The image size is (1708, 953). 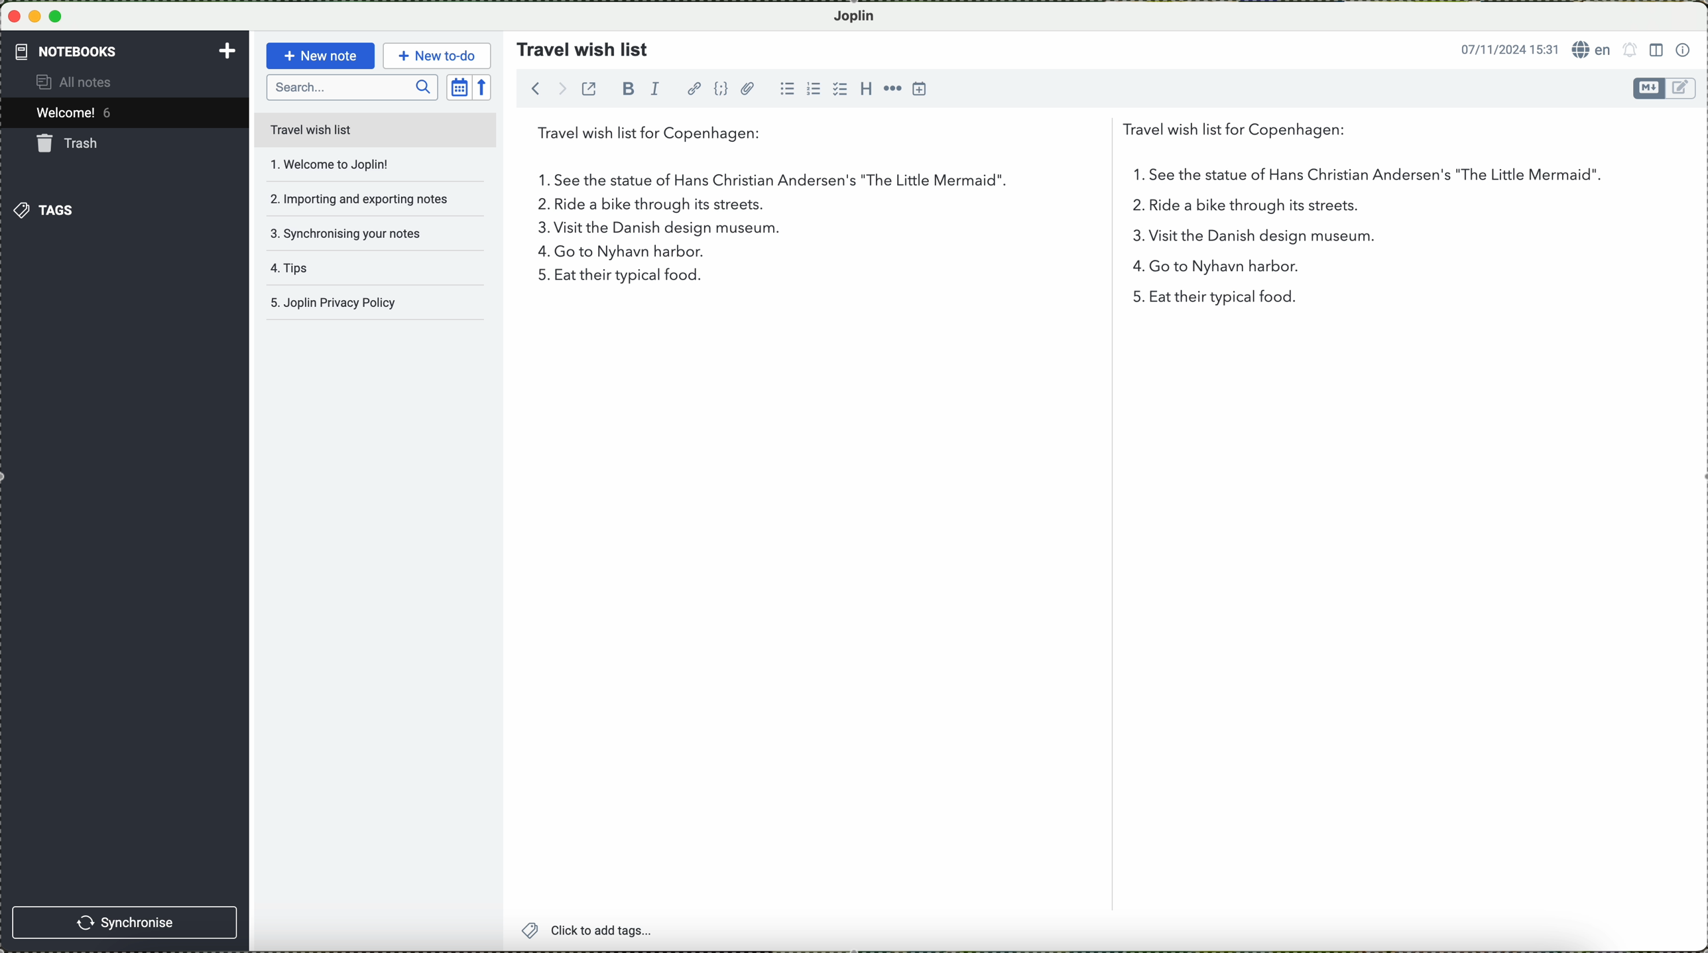 What do you see at coordinates (948, 254) in the screenshot?
I see `go to nyhavn harbor` at bounding box center [948, 254].